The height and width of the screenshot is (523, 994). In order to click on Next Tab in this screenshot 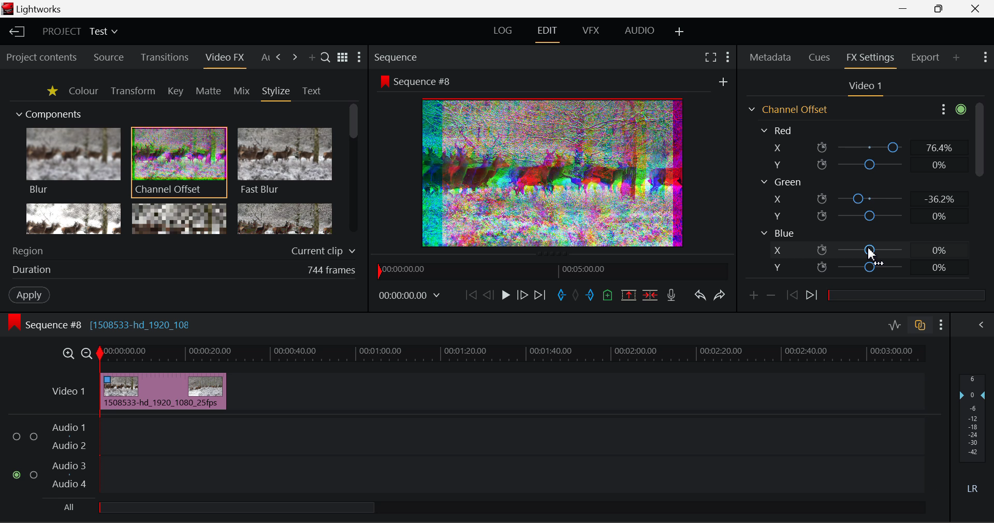, I will do `click(280, 57)`.